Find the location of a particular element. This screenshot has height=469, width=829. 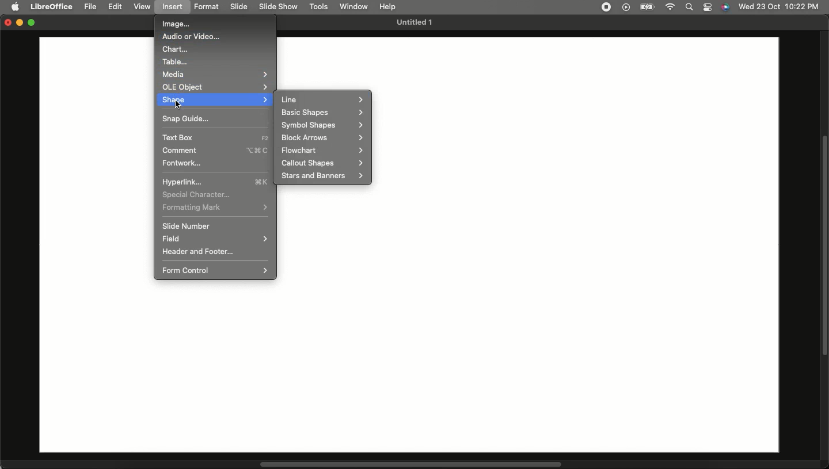

Video player is located at coordinates (625, 7).